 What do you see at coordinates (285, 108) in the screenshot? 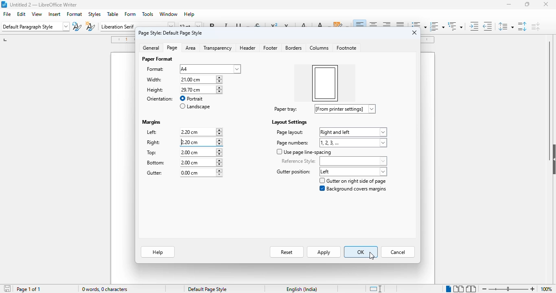
I see `paper tray` at bounding box center [285, 108].